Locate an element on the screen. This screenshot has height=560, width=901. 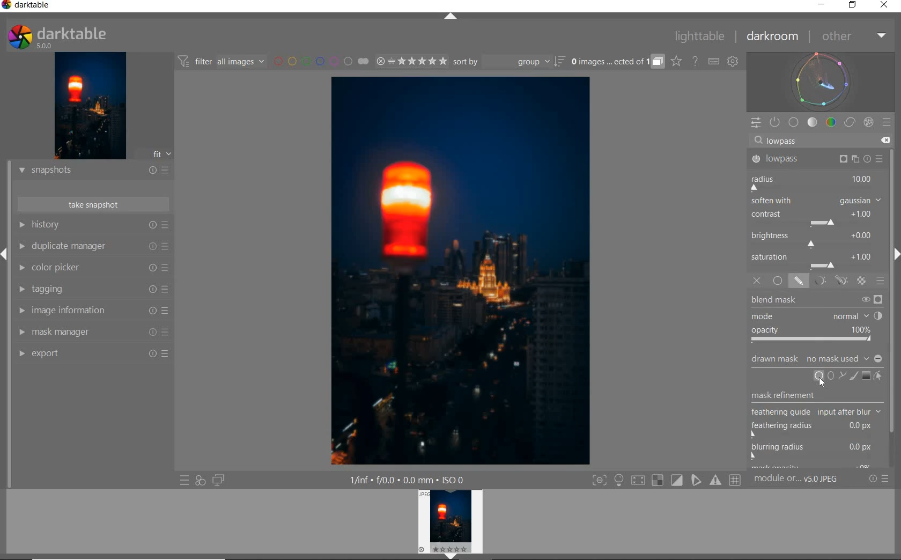
SET KEYBOARD SHORTCUTS is located at coordinates (714, 61).